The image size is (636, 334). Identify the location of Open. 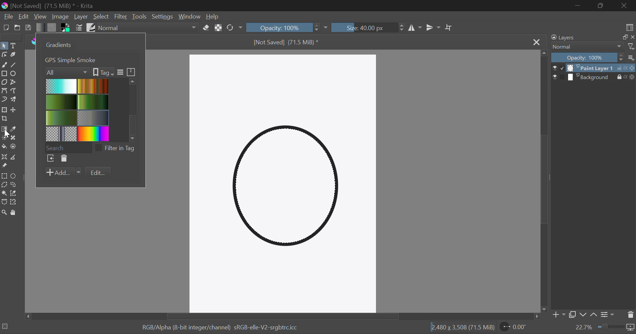
(17, 28).